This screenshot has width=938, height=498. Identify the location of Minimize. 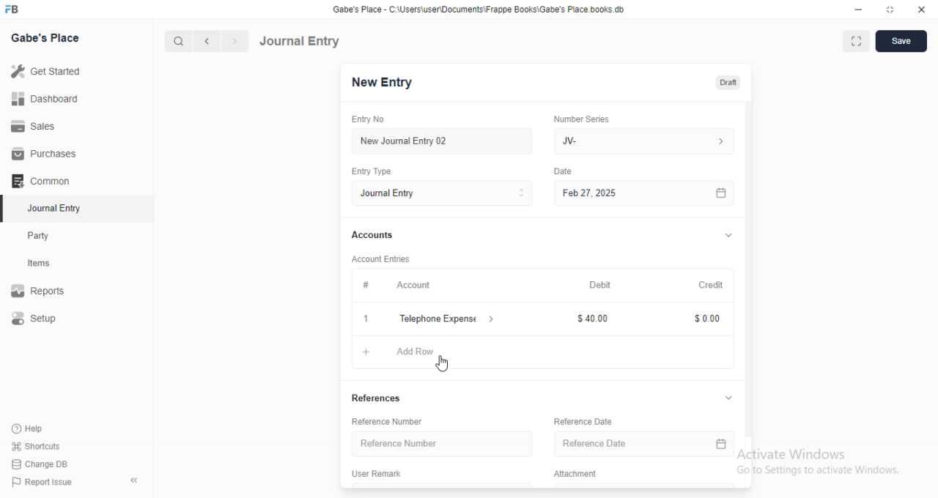
(857, 9).